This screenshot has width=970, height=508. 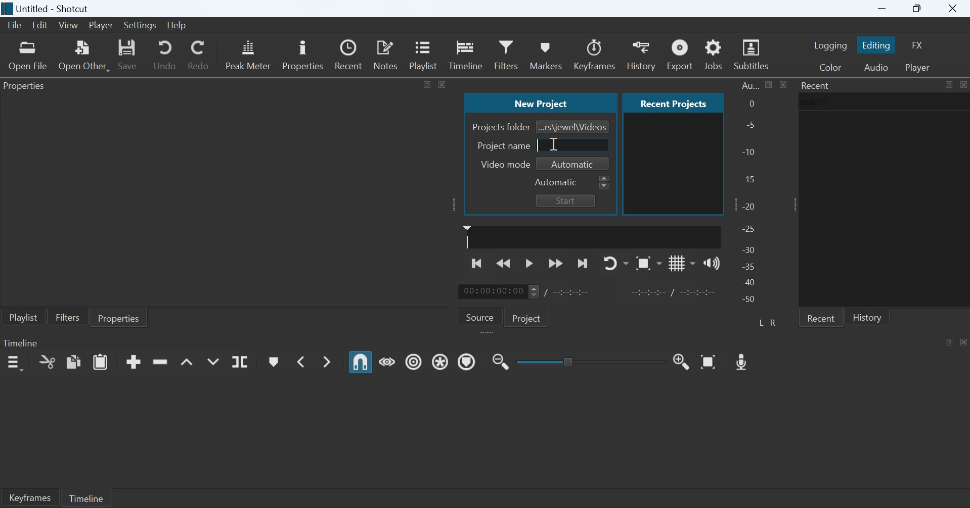 What do you see at coordinates (428, 83) in the screenshot?
I see `Maximize` at bounding box center [428, 83].